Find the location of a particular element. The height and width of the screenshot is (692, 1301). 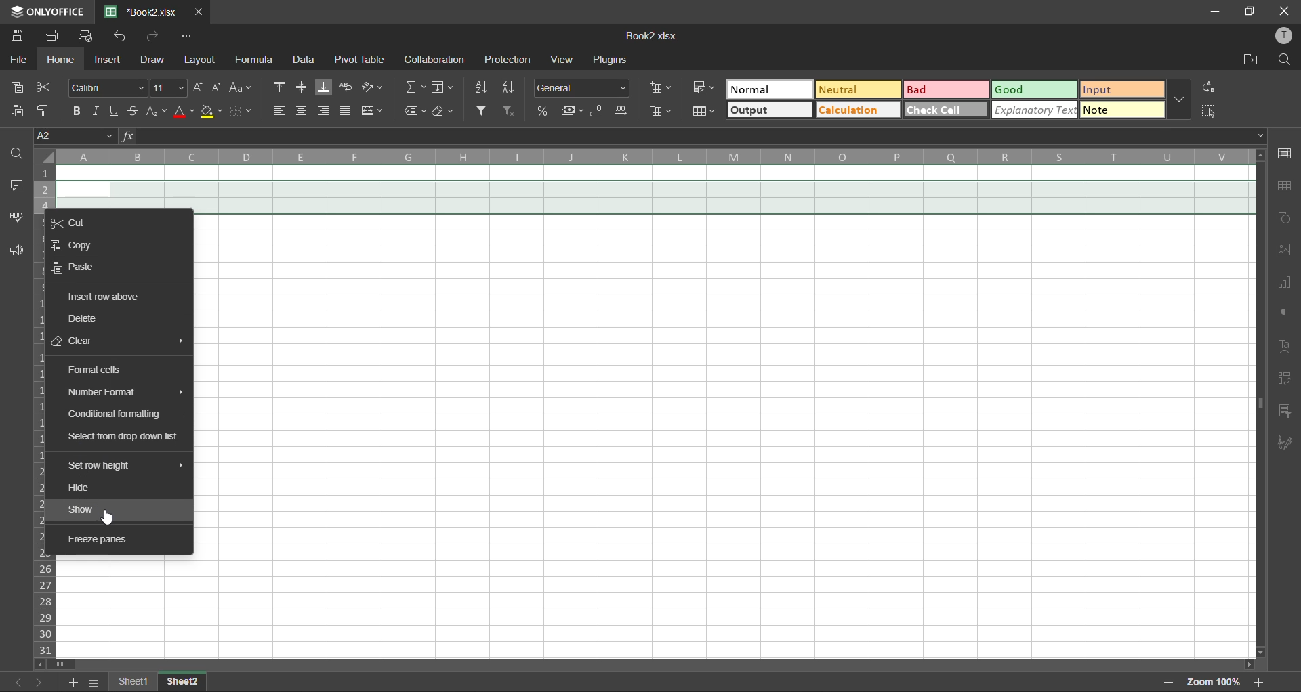

table is located at coordinates (1286, 187).